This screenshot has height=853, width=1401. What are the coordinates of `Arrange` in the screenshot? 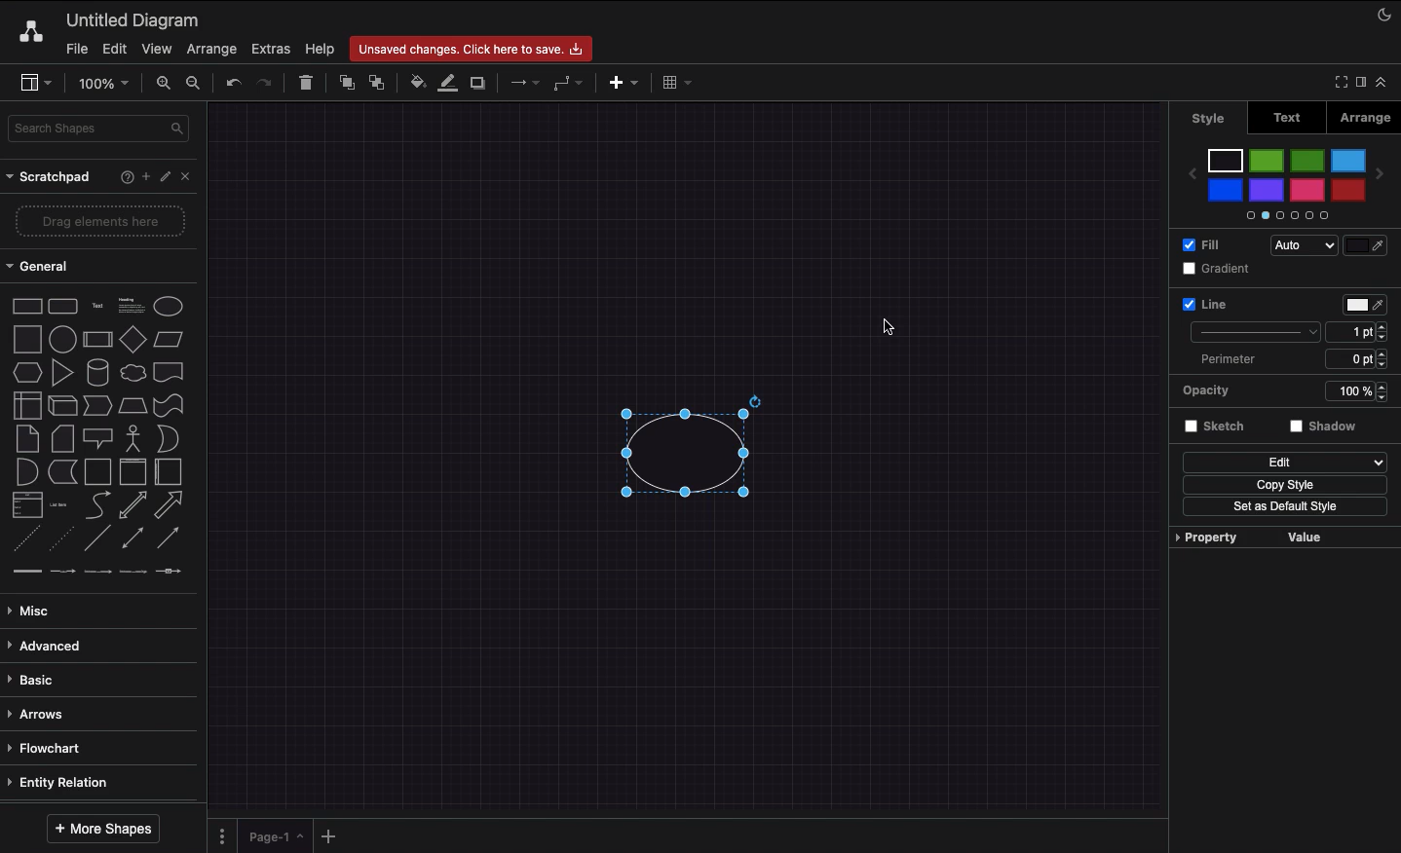 It's located at (212, 50).